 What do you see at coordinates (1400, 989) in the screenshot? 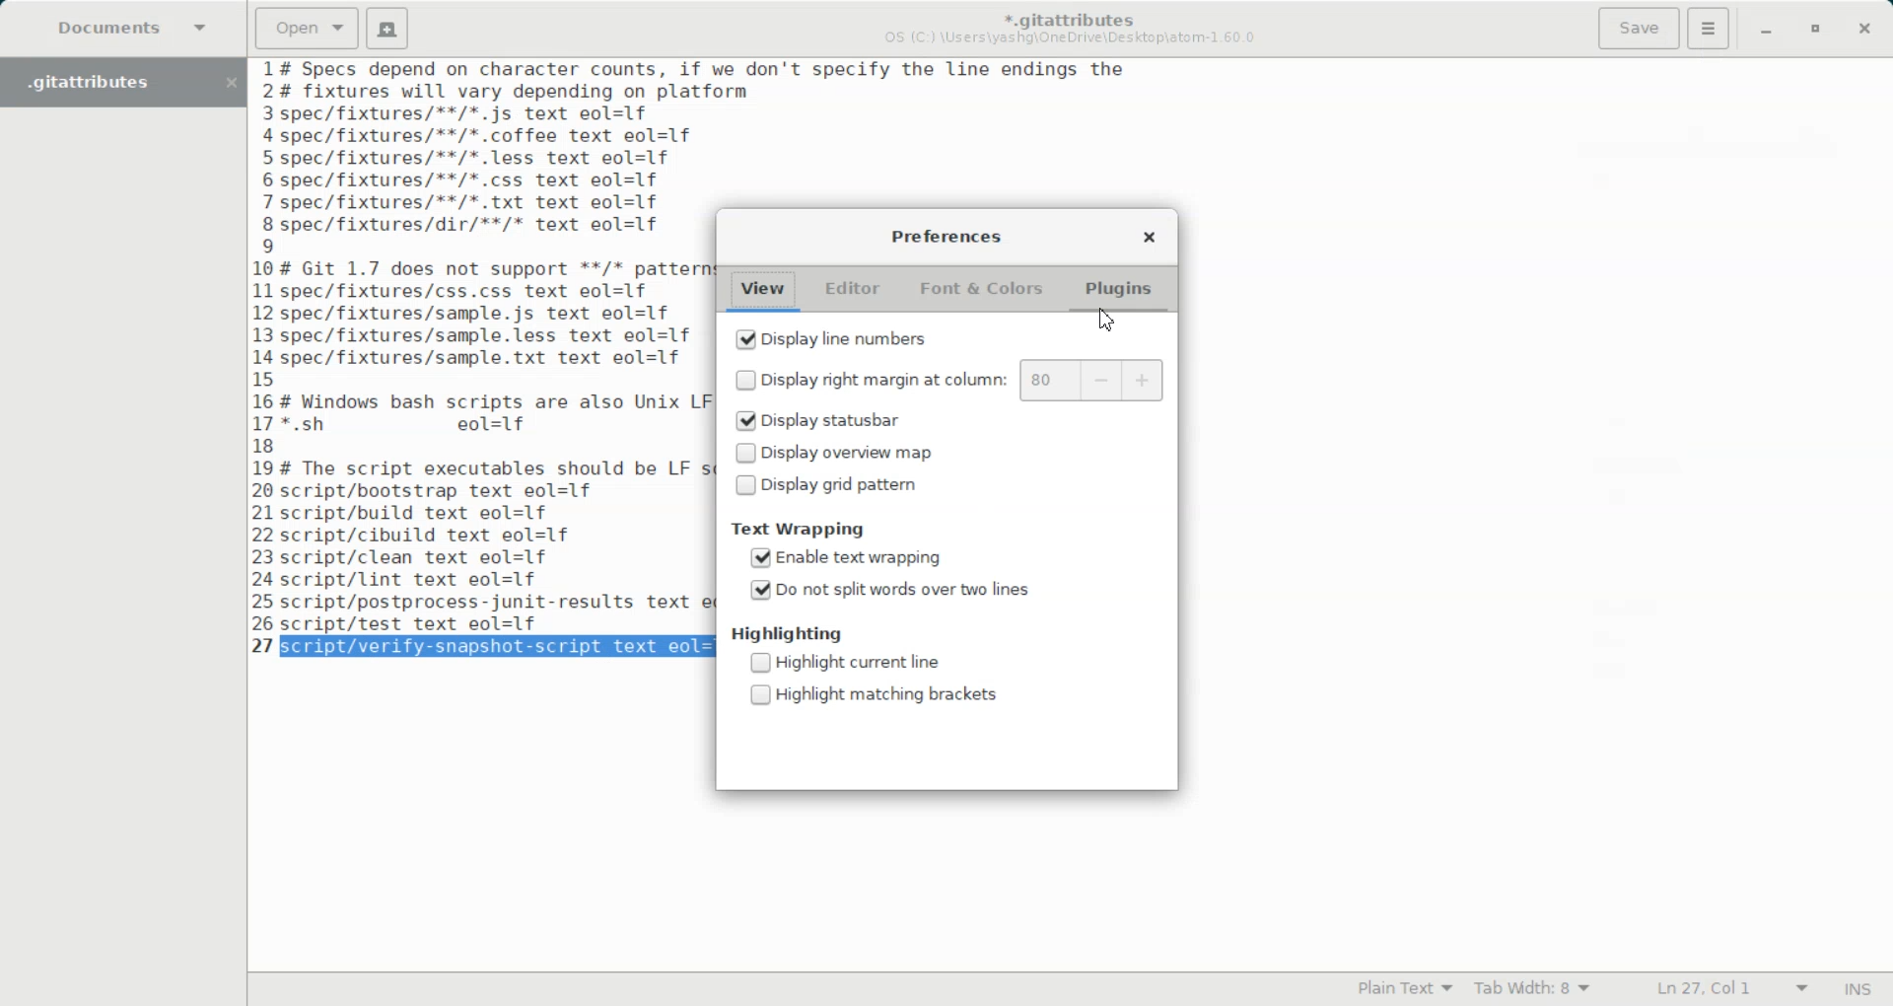
I see `Plain Text` at bounding box center [1400, 989].